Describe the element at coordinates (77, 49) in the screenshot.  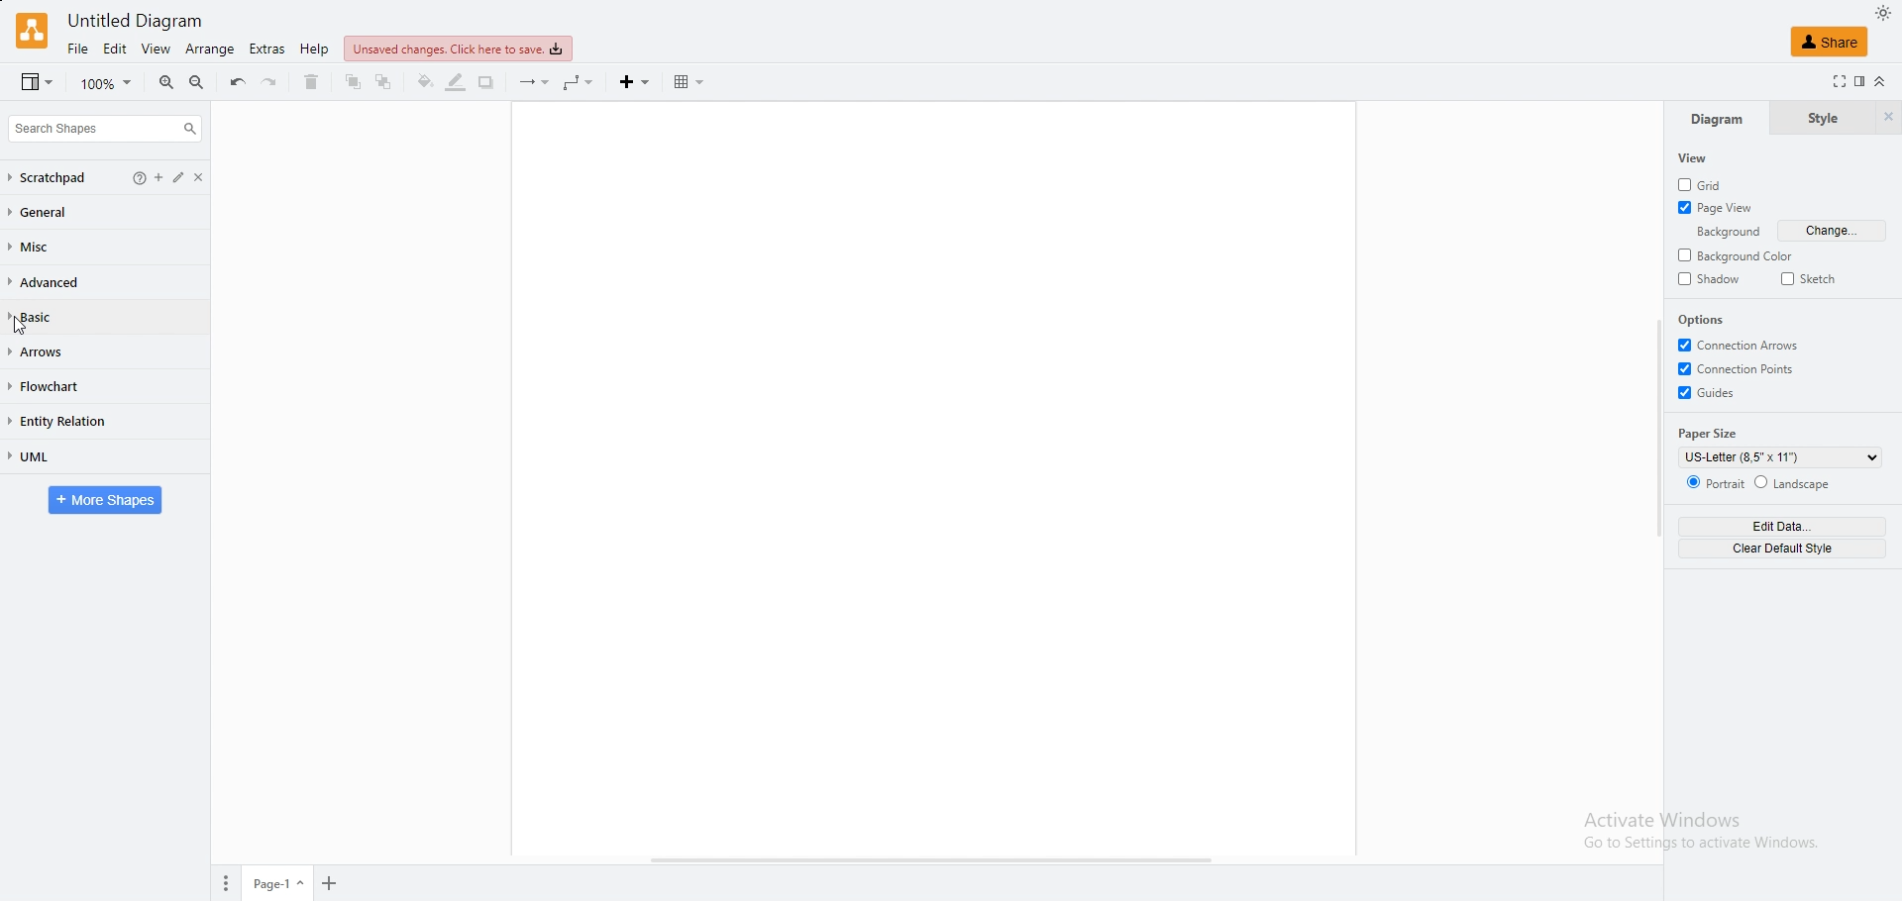
I see `file` at that location.